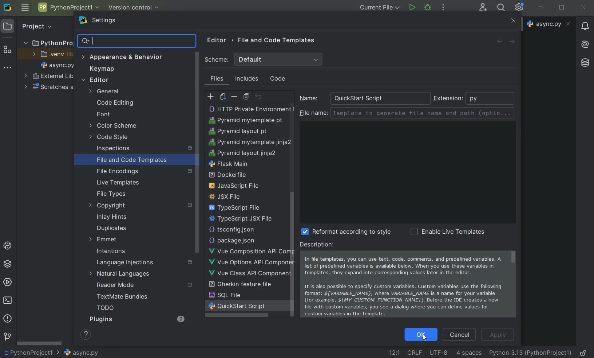  Describe the element at coordinates (124, 274) in the screenshot. I see `natural languages` at that location.